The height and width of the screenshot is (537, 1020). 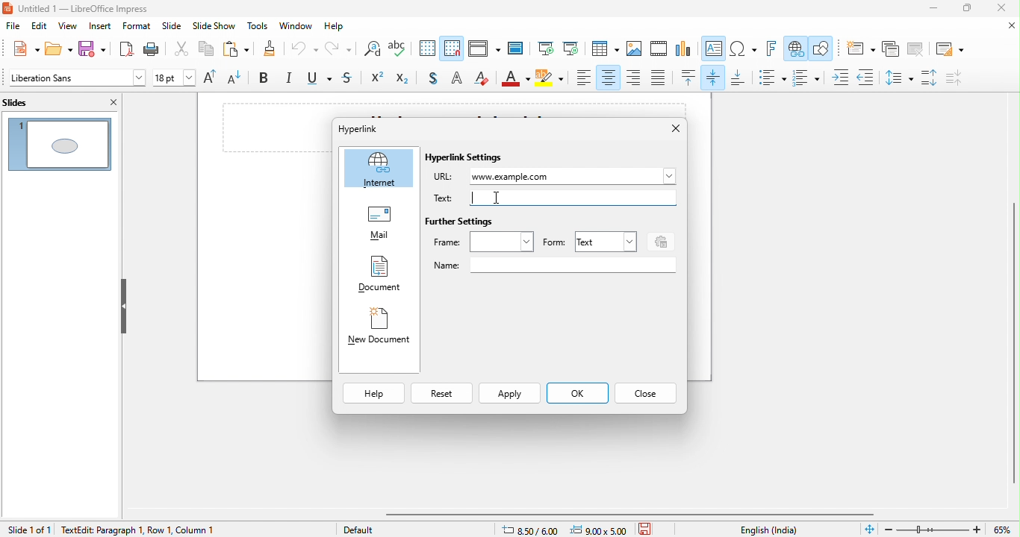 What do you see at coordinates (869, 530) in the screenshot?
I see `fit slide to fit window` at bounding box center [869, 530].